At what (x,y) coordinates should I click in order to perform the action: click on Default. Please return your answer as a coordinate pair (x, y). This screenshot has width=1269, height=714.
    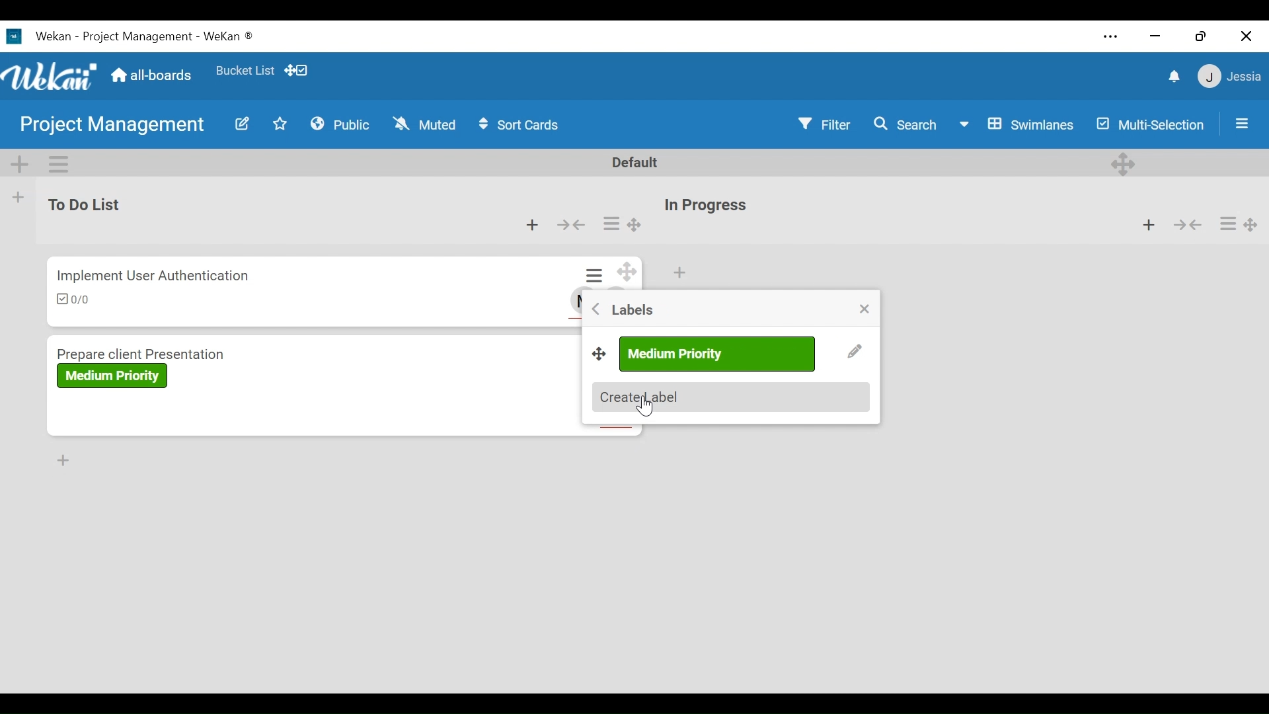
    Looking at the image, I should click on (637, 162).